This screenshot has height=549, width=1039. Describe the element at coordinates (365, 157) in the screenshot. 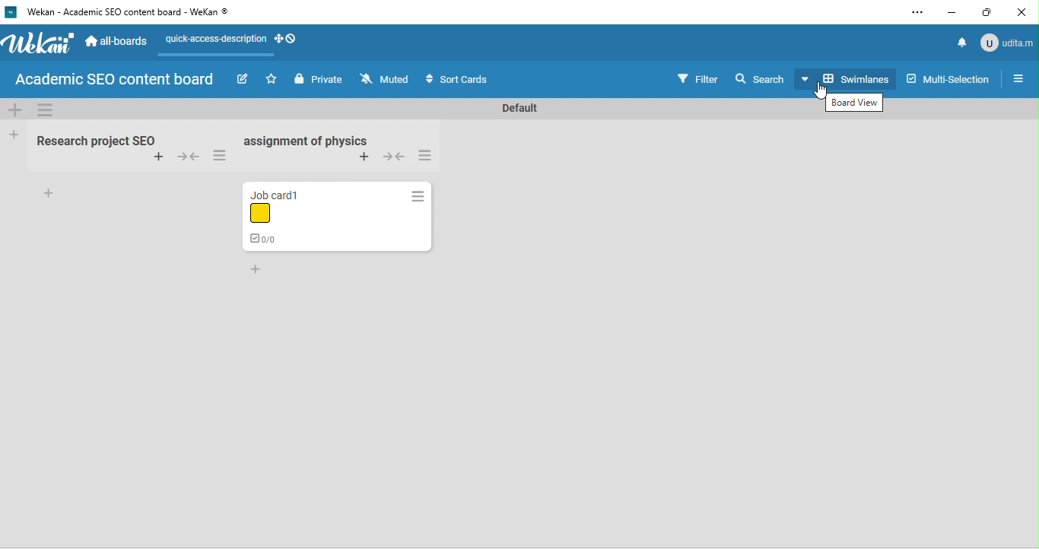

I see `add card to top of list` at that location.